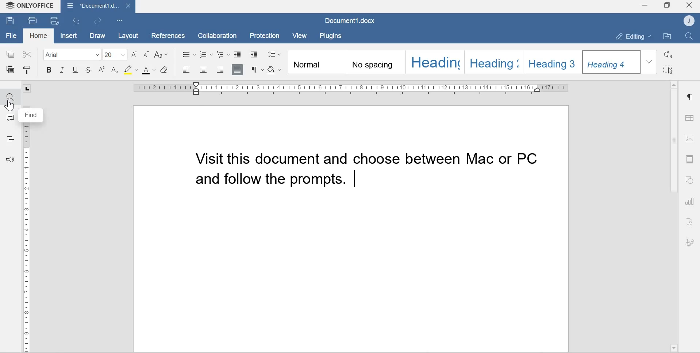 The height and width of the screenshot is (353, 700). I want to click on Shapes, so click(691, 181).